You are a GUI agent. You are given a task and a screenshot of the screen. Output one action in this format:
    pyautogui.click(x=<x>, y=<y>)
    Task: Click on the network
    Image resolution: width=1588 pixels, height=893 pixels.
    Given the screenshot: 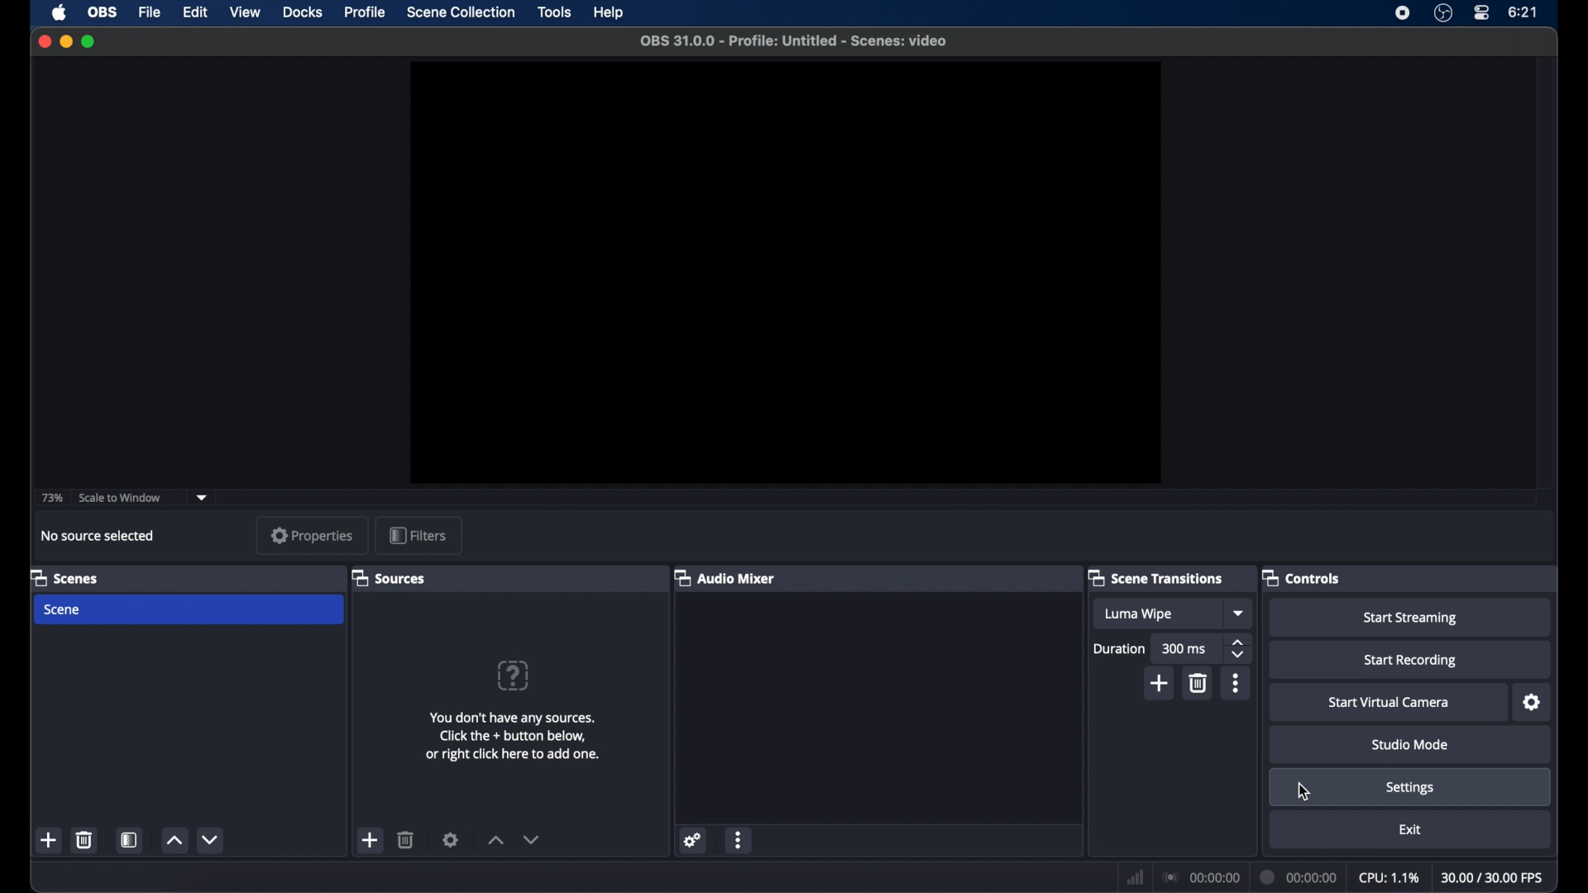 What is the action you would take?
    pyautogui.click(x=1132, y=876)
    